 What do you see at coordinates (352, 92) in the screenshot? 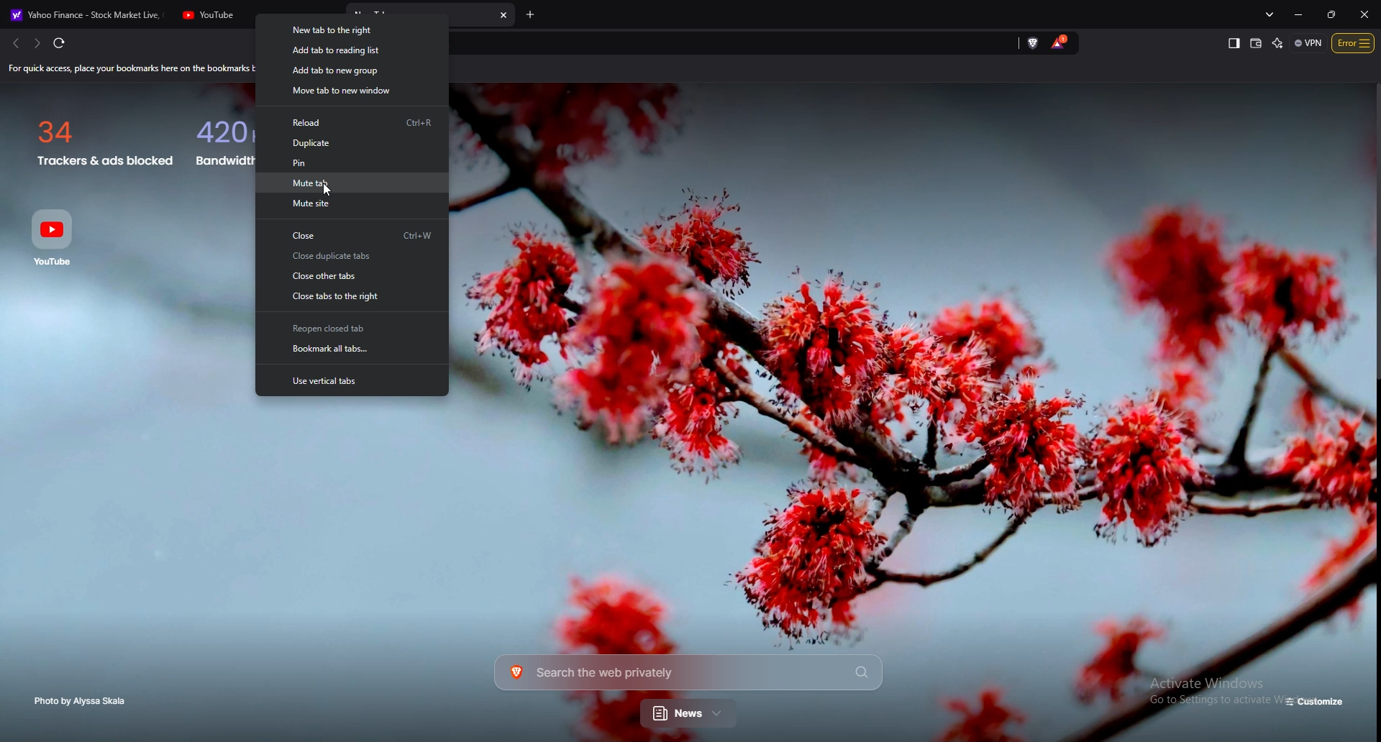
I see `move tab to new window` at bounding box center [352, 92].